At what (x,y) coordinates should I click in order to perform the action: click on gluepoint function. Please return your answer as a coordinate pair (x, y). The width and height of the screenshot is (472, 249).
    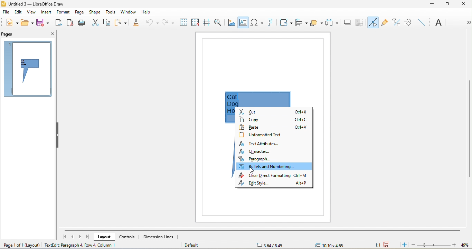
    Looking at the image, I should click on (384, 23).